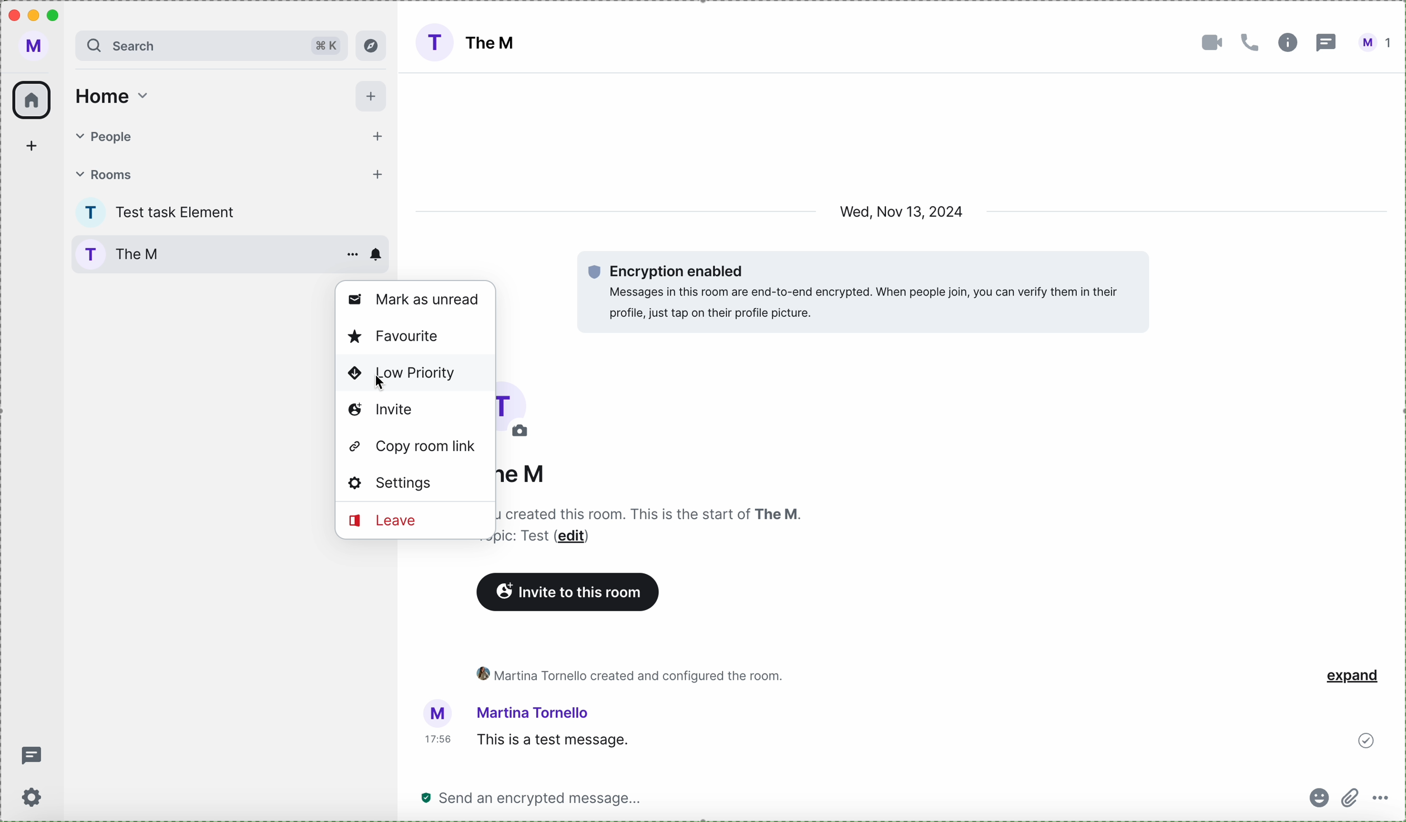 The width and height of the screenshot is (1406, 822). Describe the element at coordinates (1288, 43) in the screenshot. I see `information room` at that location.